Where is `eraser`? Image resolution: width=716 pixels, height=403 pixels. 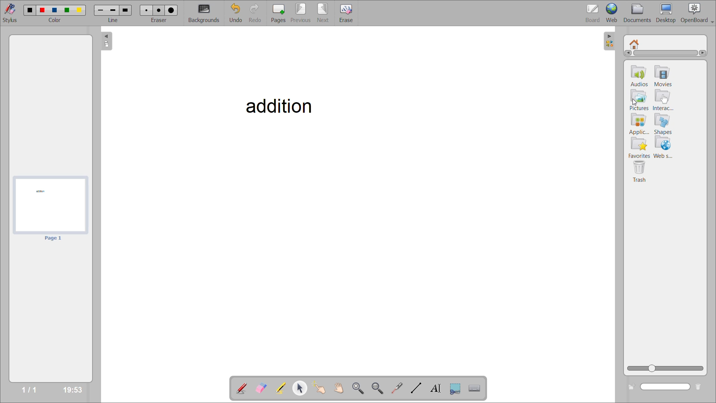
eraser is located at coordinates (158, 19).